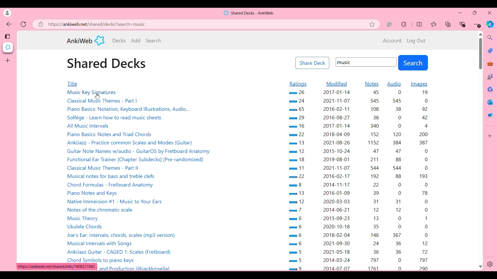  Describe the element at coordinates (490, 24) in the screenshot. I see `Browser AI` at that location.